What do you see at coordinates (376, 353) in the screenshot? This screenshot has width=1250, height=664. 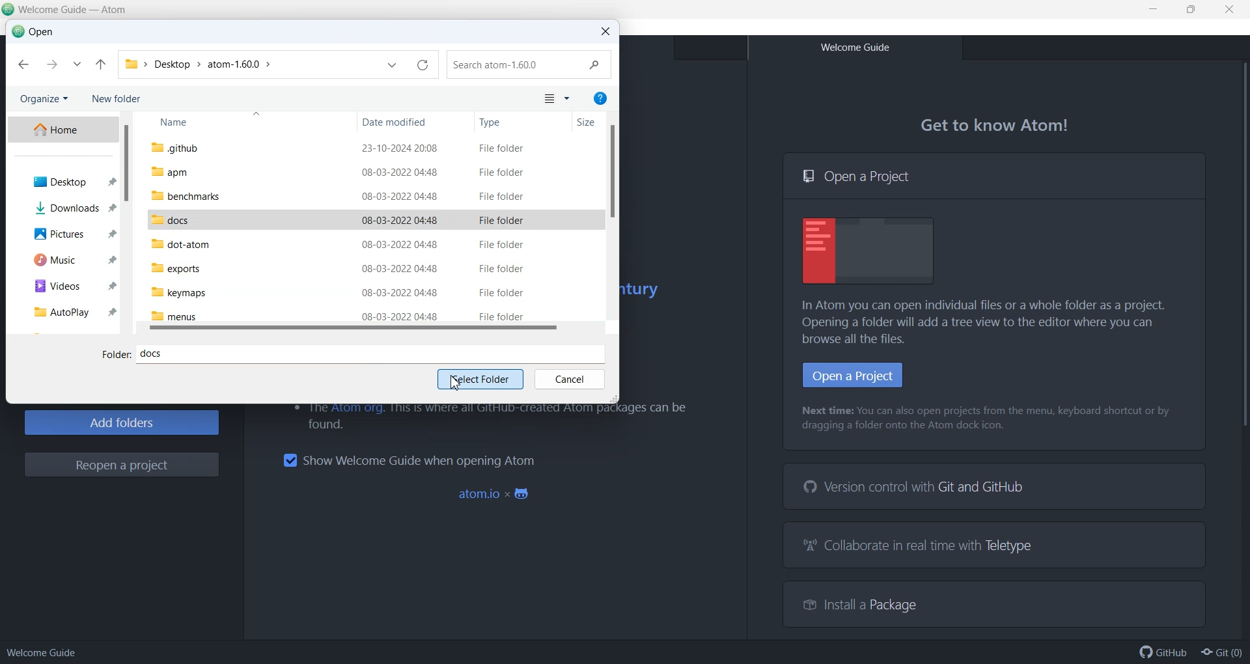 I see `docs` at bounding box center [376, 353].